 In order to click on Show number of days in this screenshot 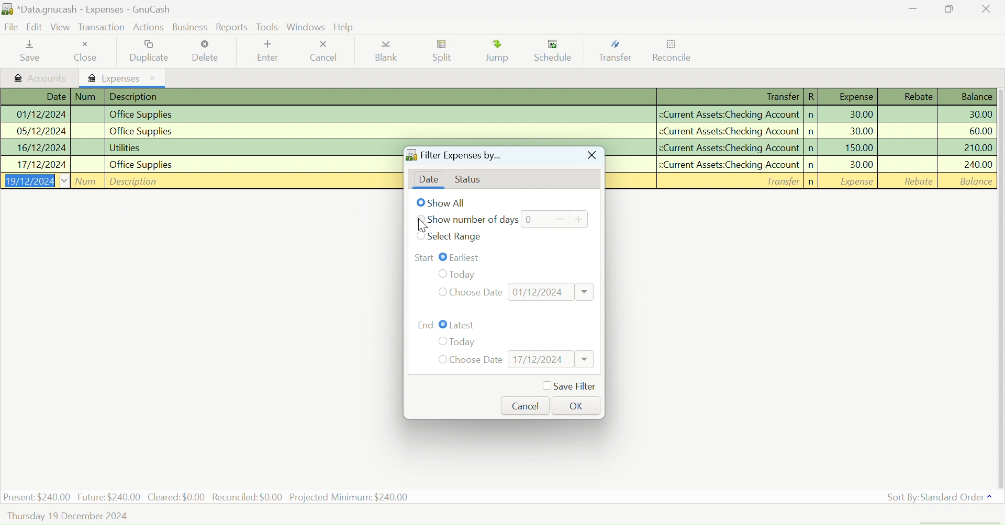, I will do `click(474, 221)`.